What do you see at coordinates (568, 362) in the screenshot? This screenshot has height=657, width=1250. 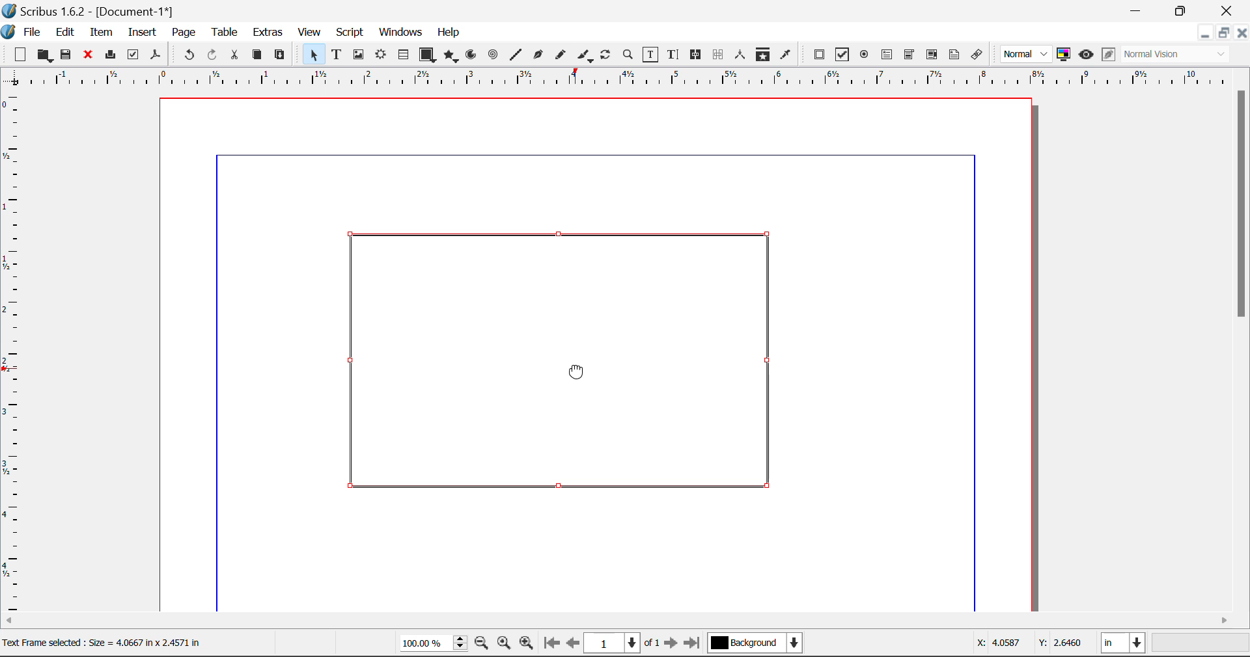 I see `Generated Text Frame` at bounding box center [568, 362].